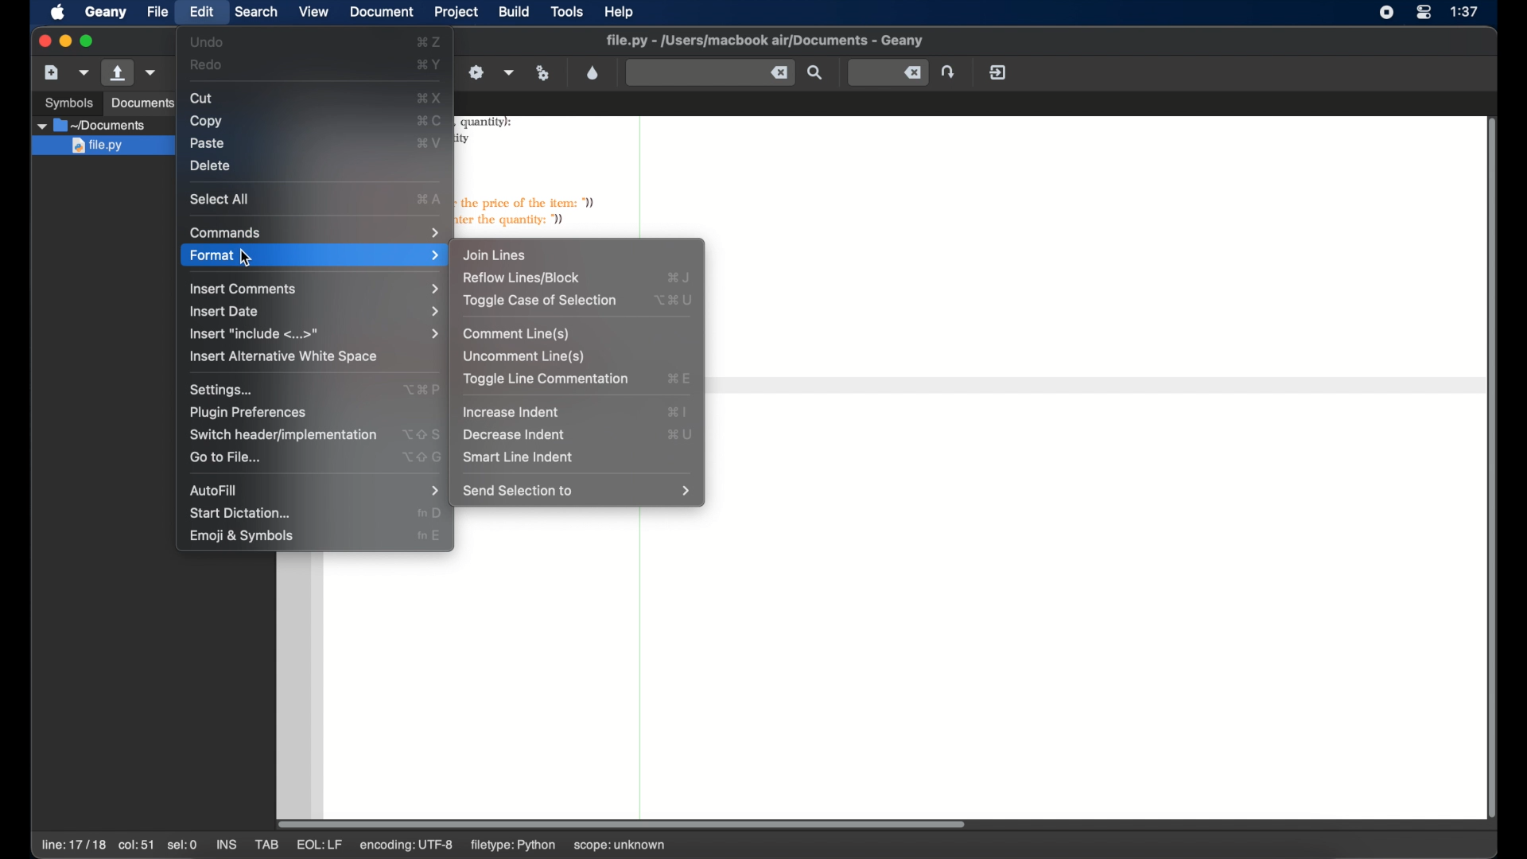 This screenshot has height=859, width=1527. I want to click on documents, so click(142, 103).